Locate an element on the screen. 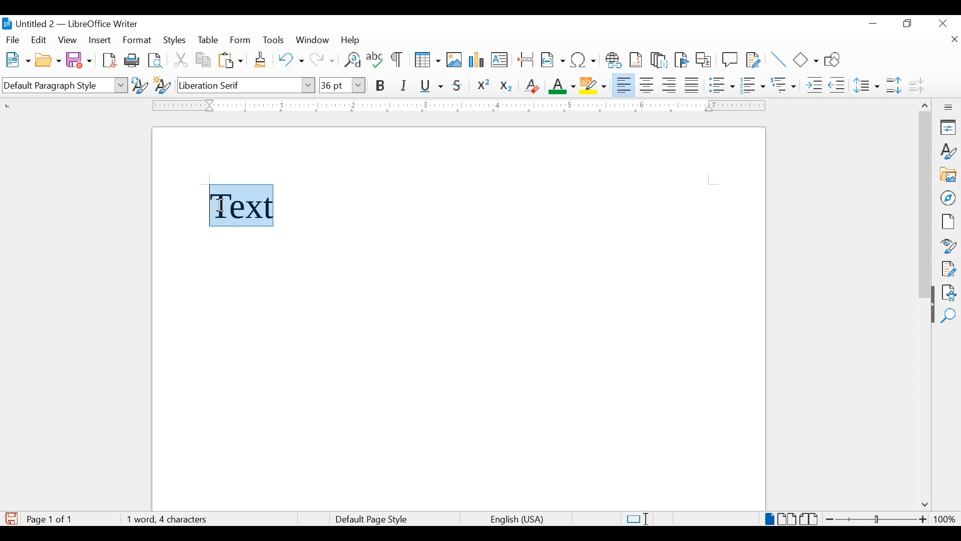 This screenshot has height=541, width=961. increase paragraph spacing is located at coordinates (893, 85).